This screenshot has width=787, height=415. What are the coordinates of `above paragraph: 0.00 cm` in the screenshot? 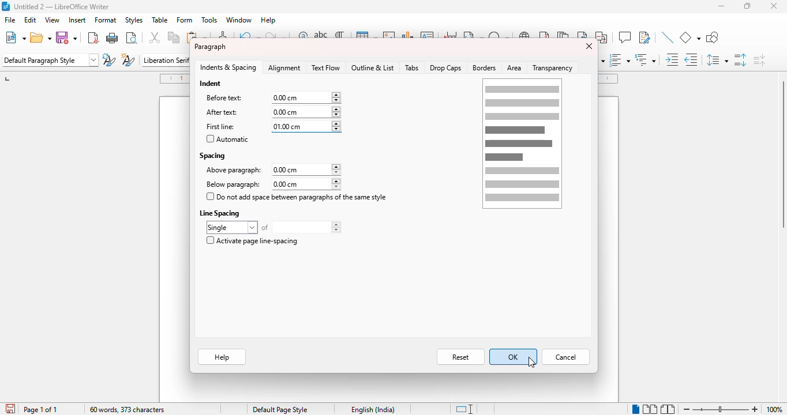 It's located at (272, 170).